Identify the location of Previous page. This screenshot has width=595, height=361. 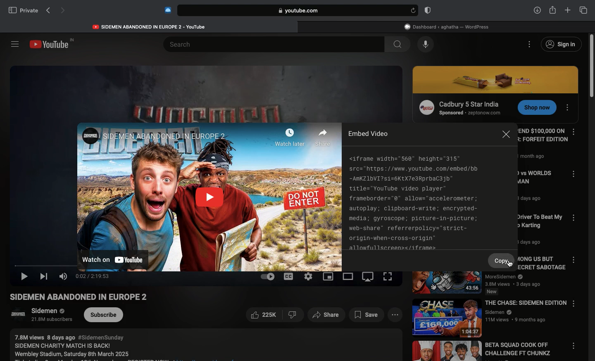
(48, 11).